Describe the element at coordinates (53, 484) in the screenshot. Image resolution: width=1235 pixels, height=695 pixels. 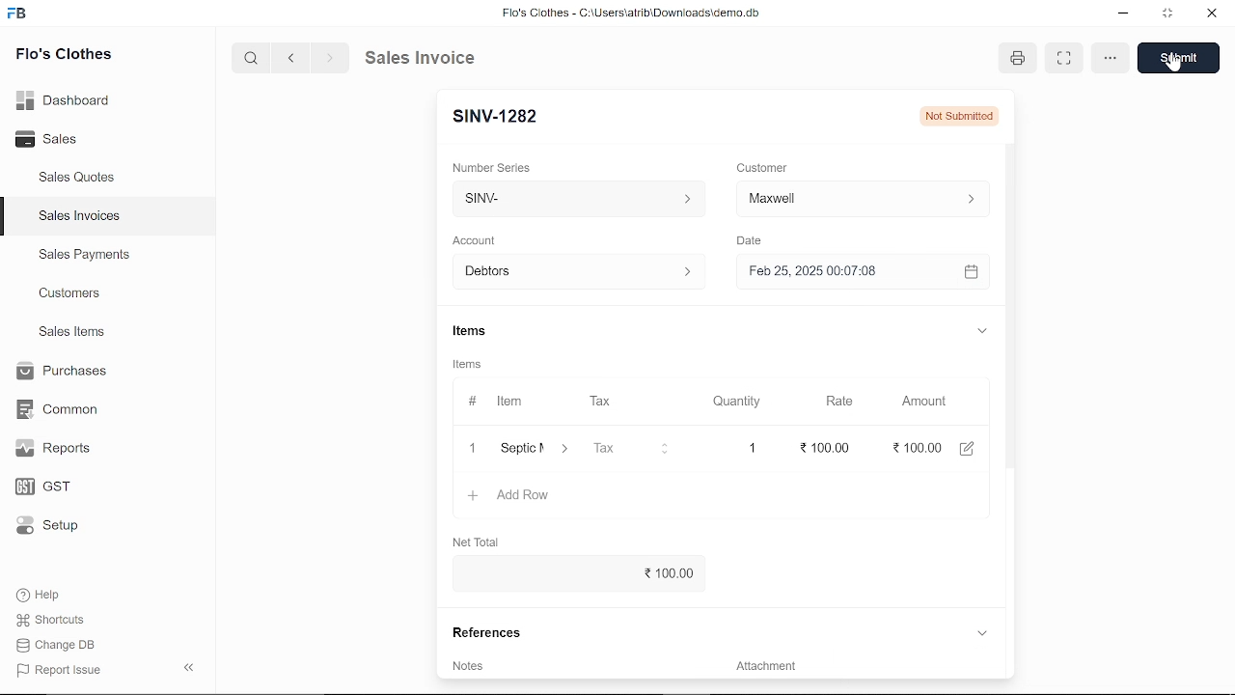
I see `GST` at that location.